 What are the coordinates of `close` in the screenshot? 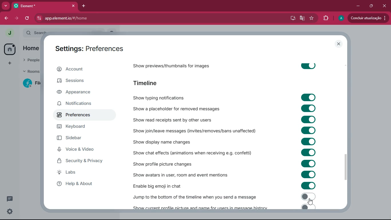 It's located at (338, 43).